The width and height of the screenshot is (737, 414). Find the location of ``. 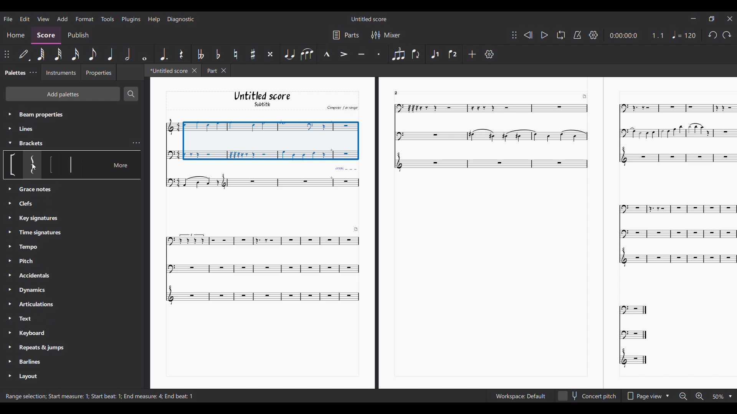

 is located at coordinates (10, 361).